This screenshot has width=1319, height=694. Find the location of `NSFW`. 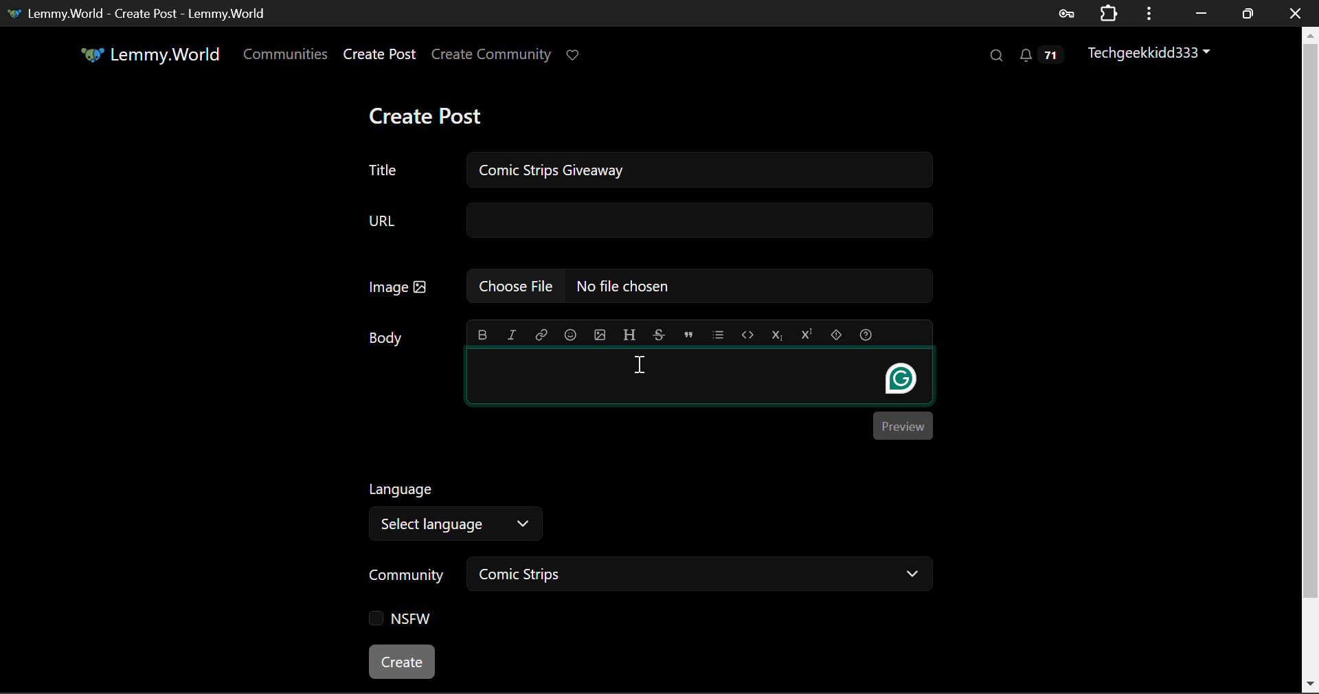

NSFW is located at coordinates (401, 618).